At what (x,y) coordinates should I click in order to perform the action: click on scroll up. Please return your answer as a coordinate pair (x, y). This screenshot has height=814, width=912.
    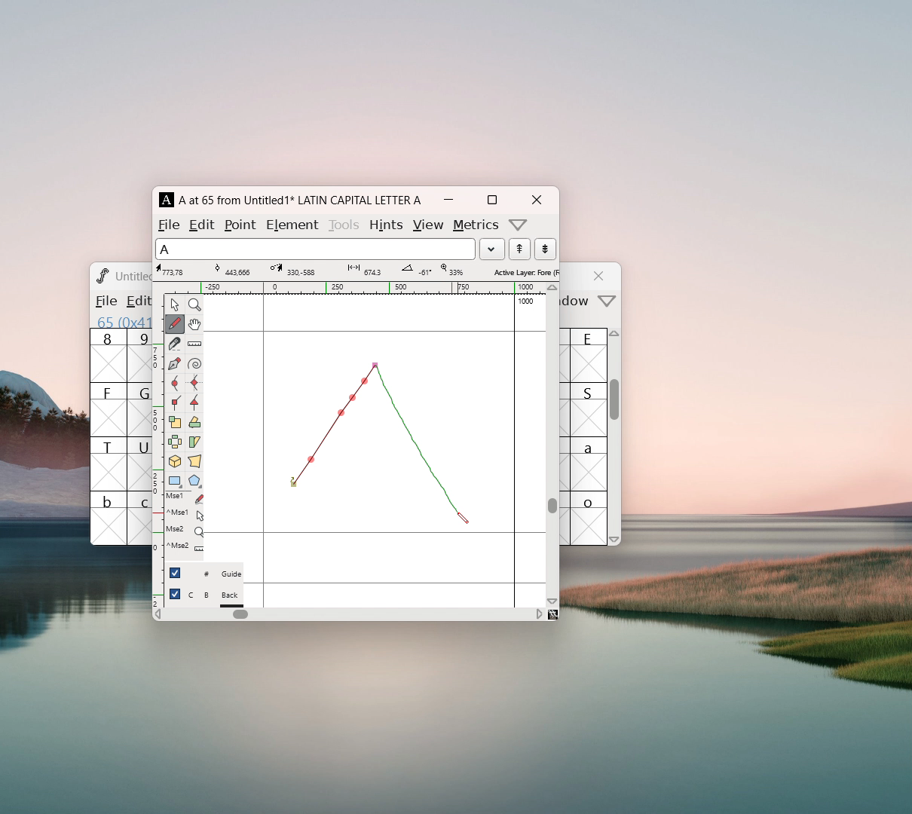
    Looking at the image, I should click on (616, 337).